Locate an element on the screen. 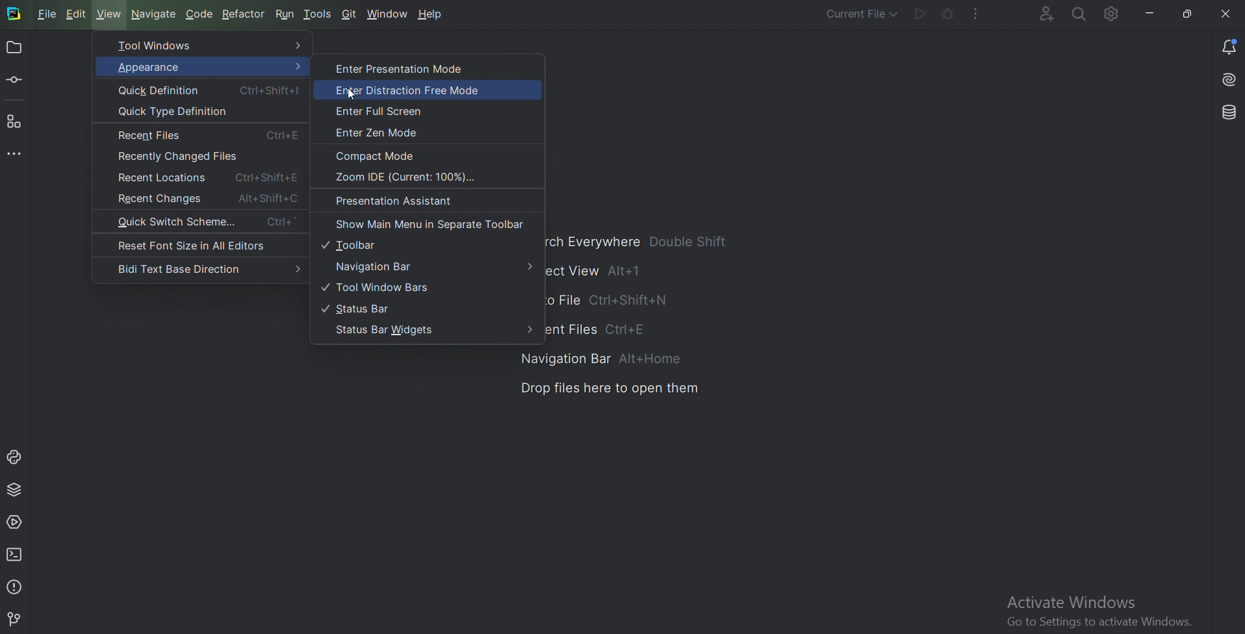 Image resolution: width=1245 pixels, height=634 pixels. Navigate is located at coordinates (155, 14).